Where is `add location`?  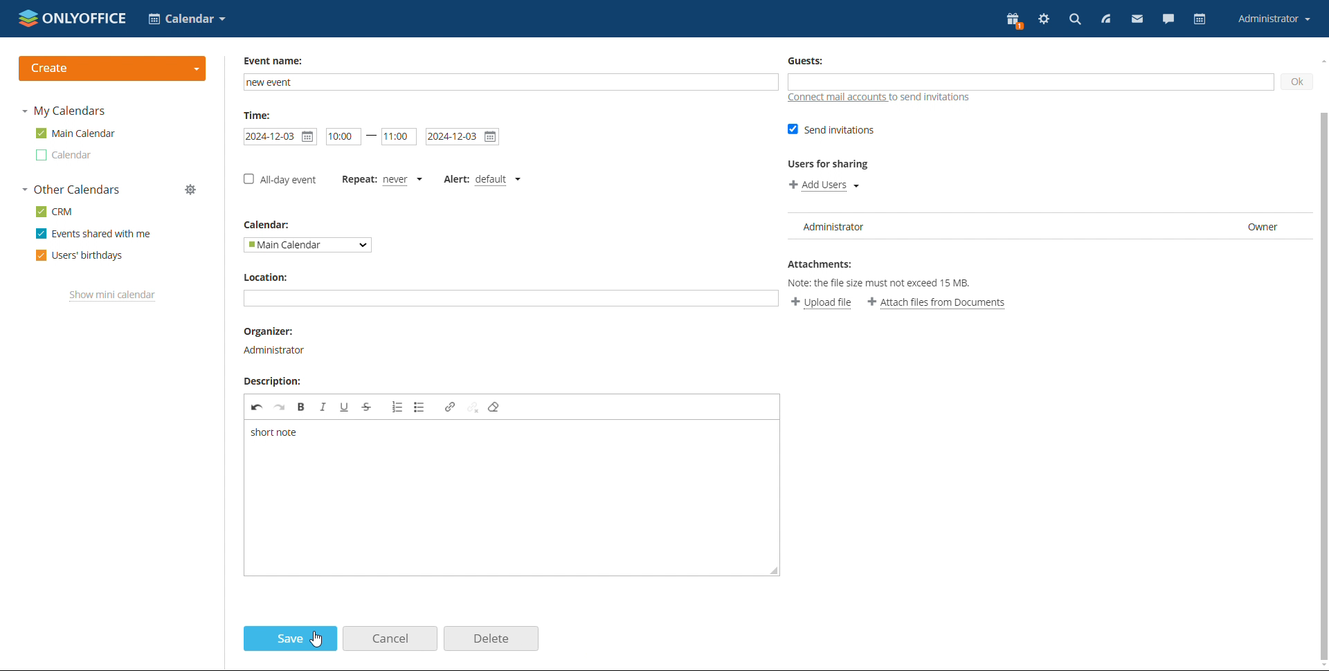
add location is located at coordinates (512, 297).